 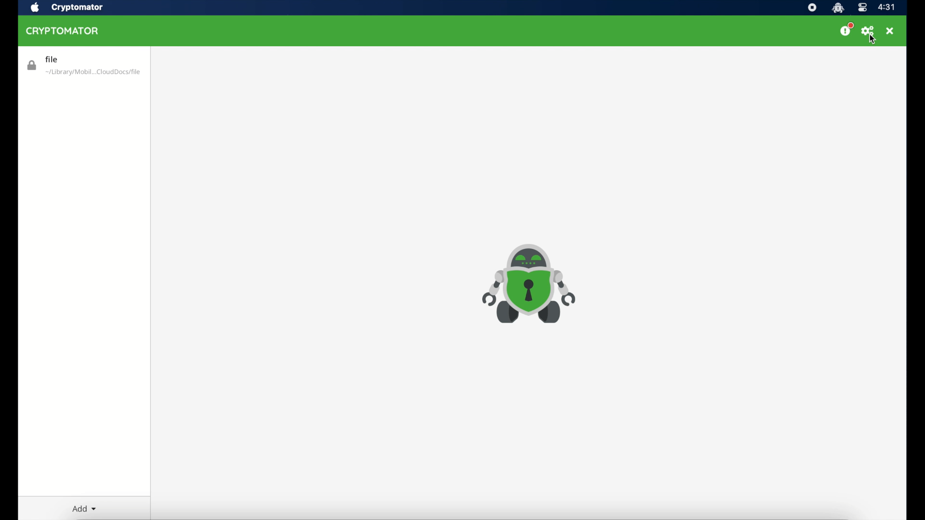 I want to click on cryptomator icon, so click(x=529, y=285).